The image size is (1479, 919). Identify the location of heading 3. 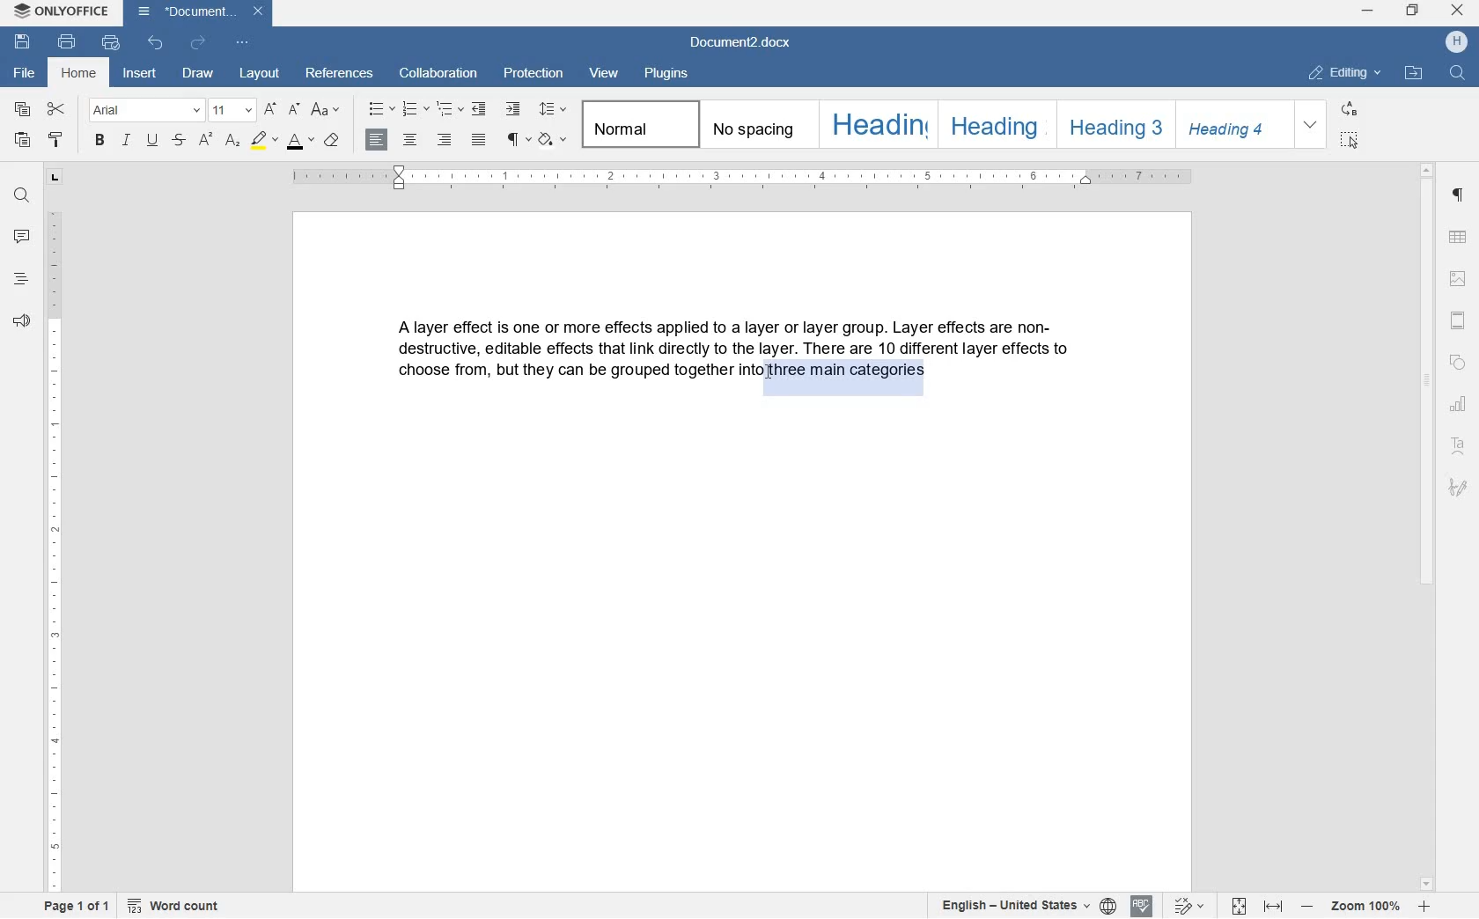
(1110, 122).